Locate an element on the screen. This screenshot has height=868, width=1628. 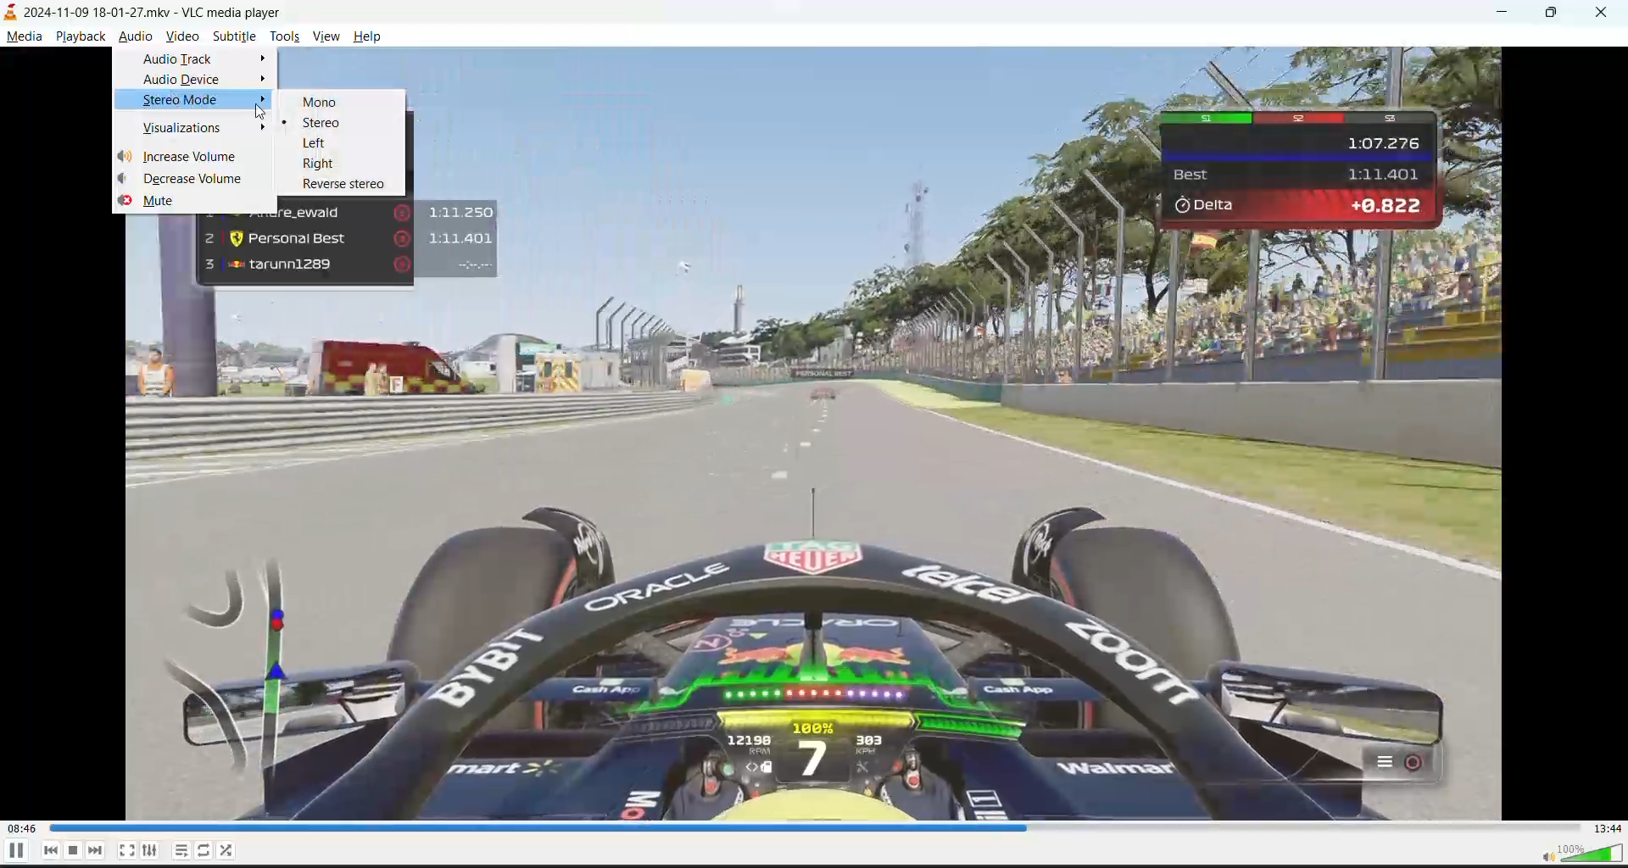
increase volume is located at coordinates (189, 155).